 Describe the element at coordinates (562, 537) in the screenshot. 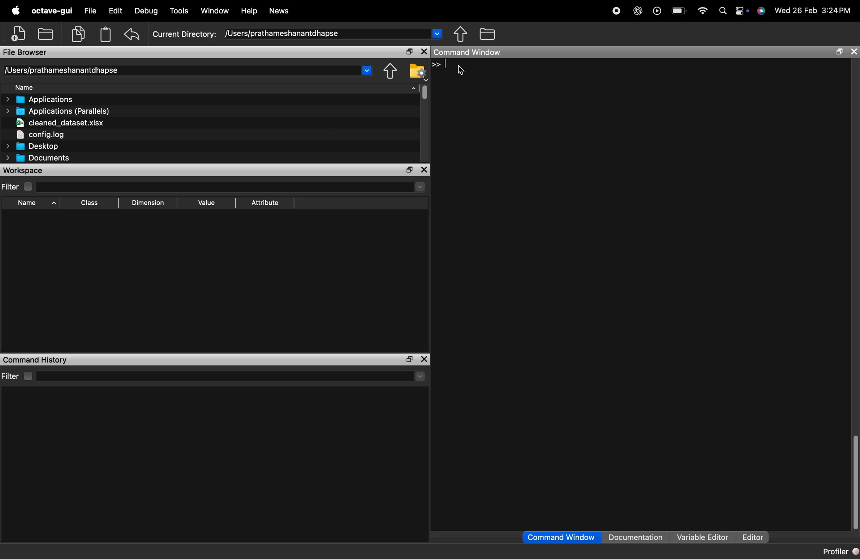

I see `Command Window` at that location.